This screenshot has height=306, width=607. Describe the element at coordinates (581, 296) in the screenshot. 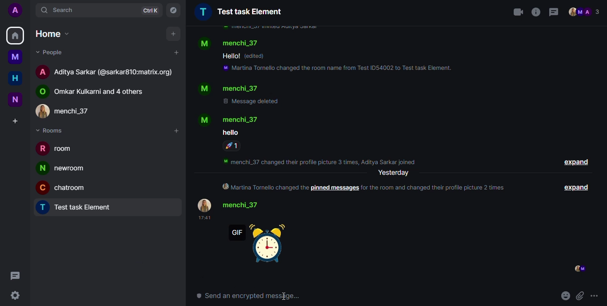

I see `attach` at that location.